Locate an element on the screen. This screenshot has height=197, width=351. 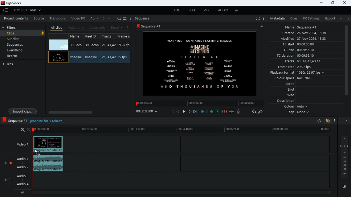
up is located at coordinates (217, 112).